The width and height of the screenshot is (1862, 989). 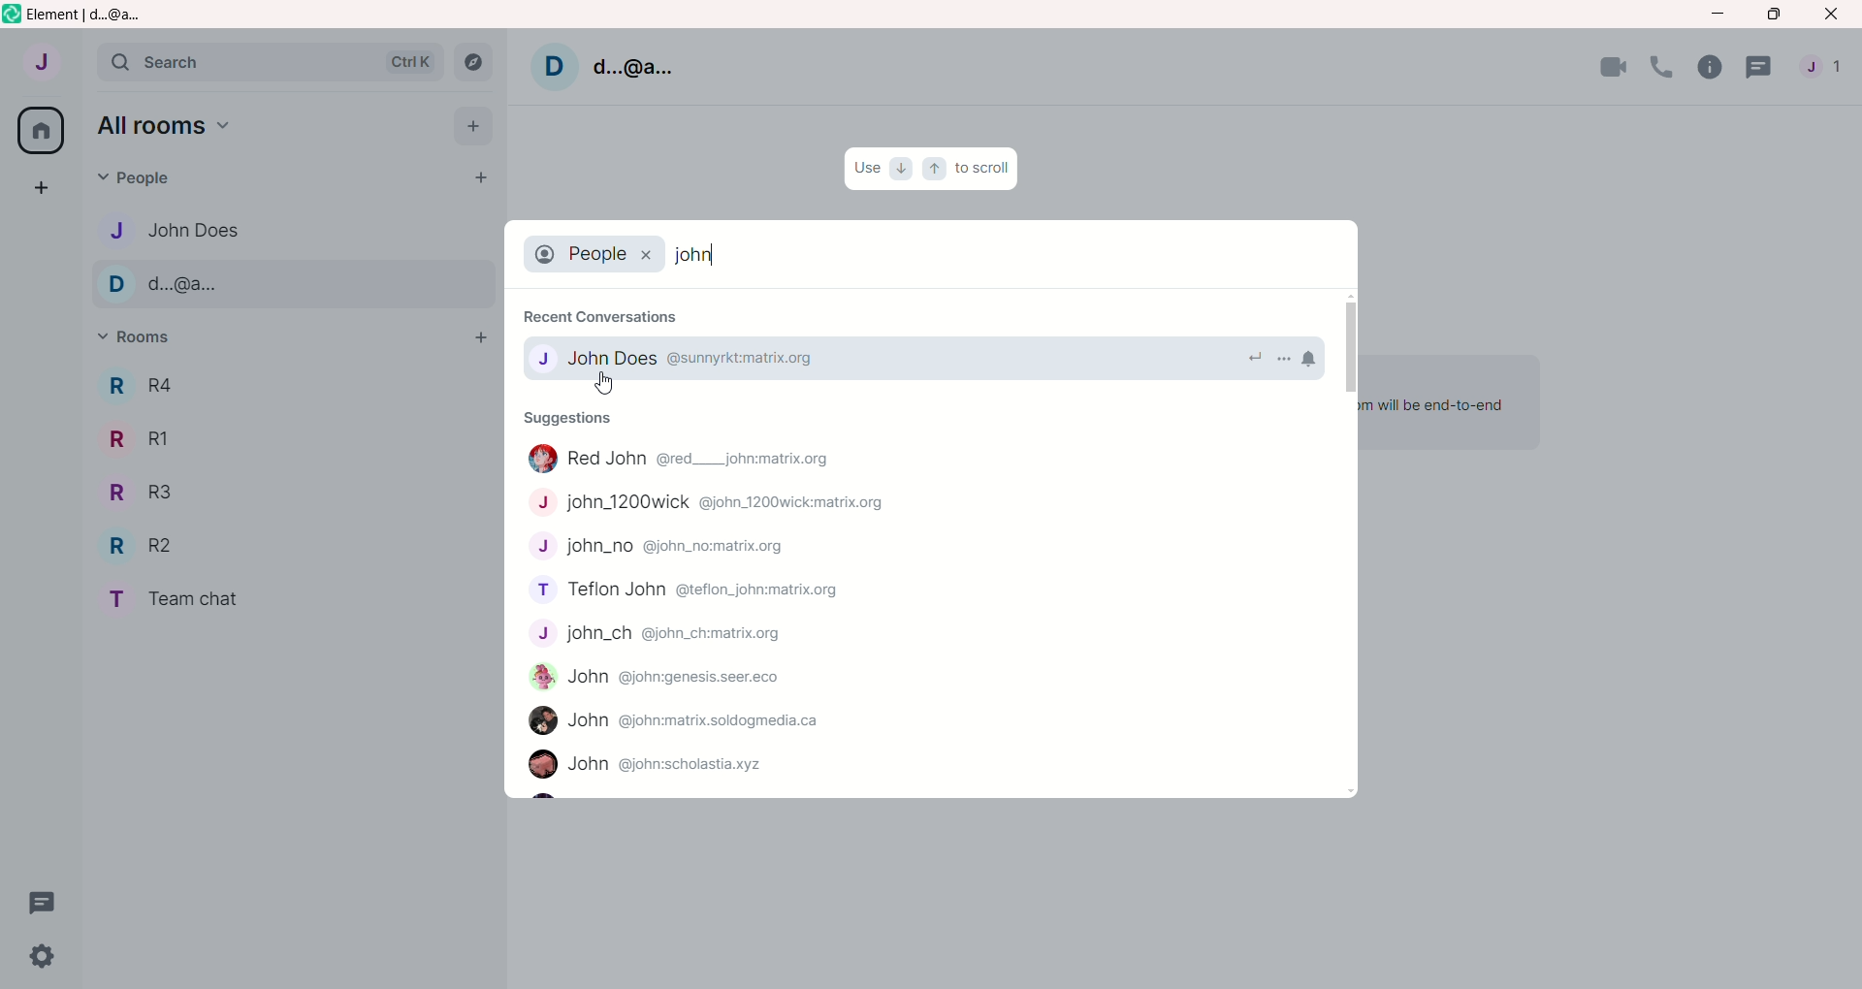 What do you see at coordinates (472, 62) in the screenshot?
I see `explore rooms` at bounding box center [472, 62].